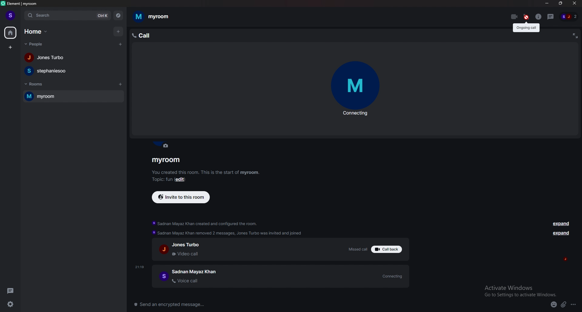 Image resolution: width=582 pixels, height=312 pixels. Describe the element at coordinates (74, 70) in the screenshot. I see `stephaniesoo` at that location.